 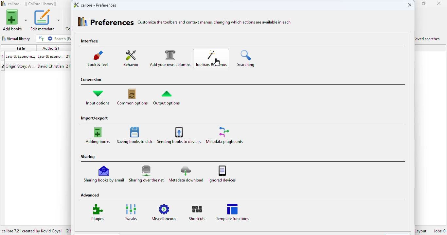 I want to click on search, so click(x=62, y=39).